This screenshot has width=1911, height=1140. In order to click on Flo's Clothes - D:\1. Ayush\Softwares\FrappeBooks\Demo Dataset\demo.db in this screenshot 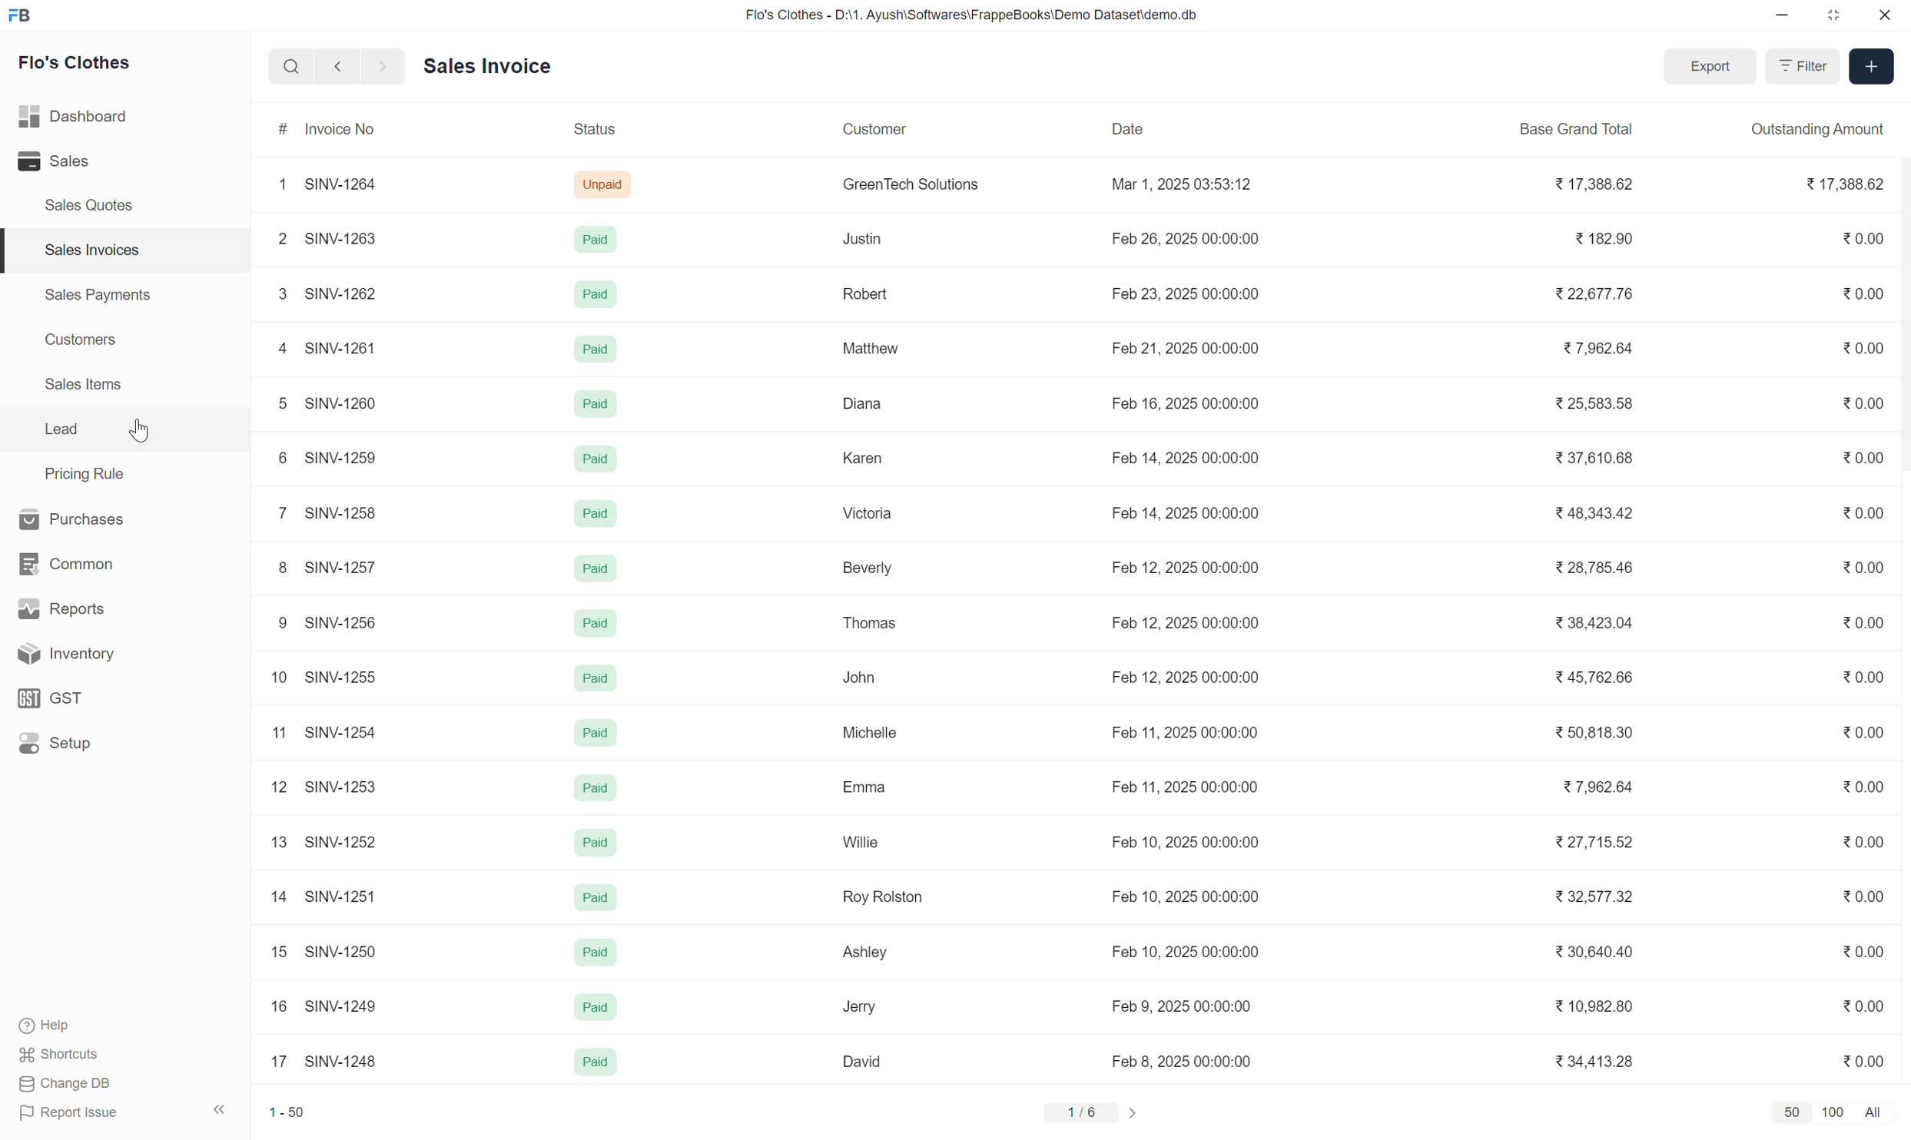, I will do `click(973, 14)`.